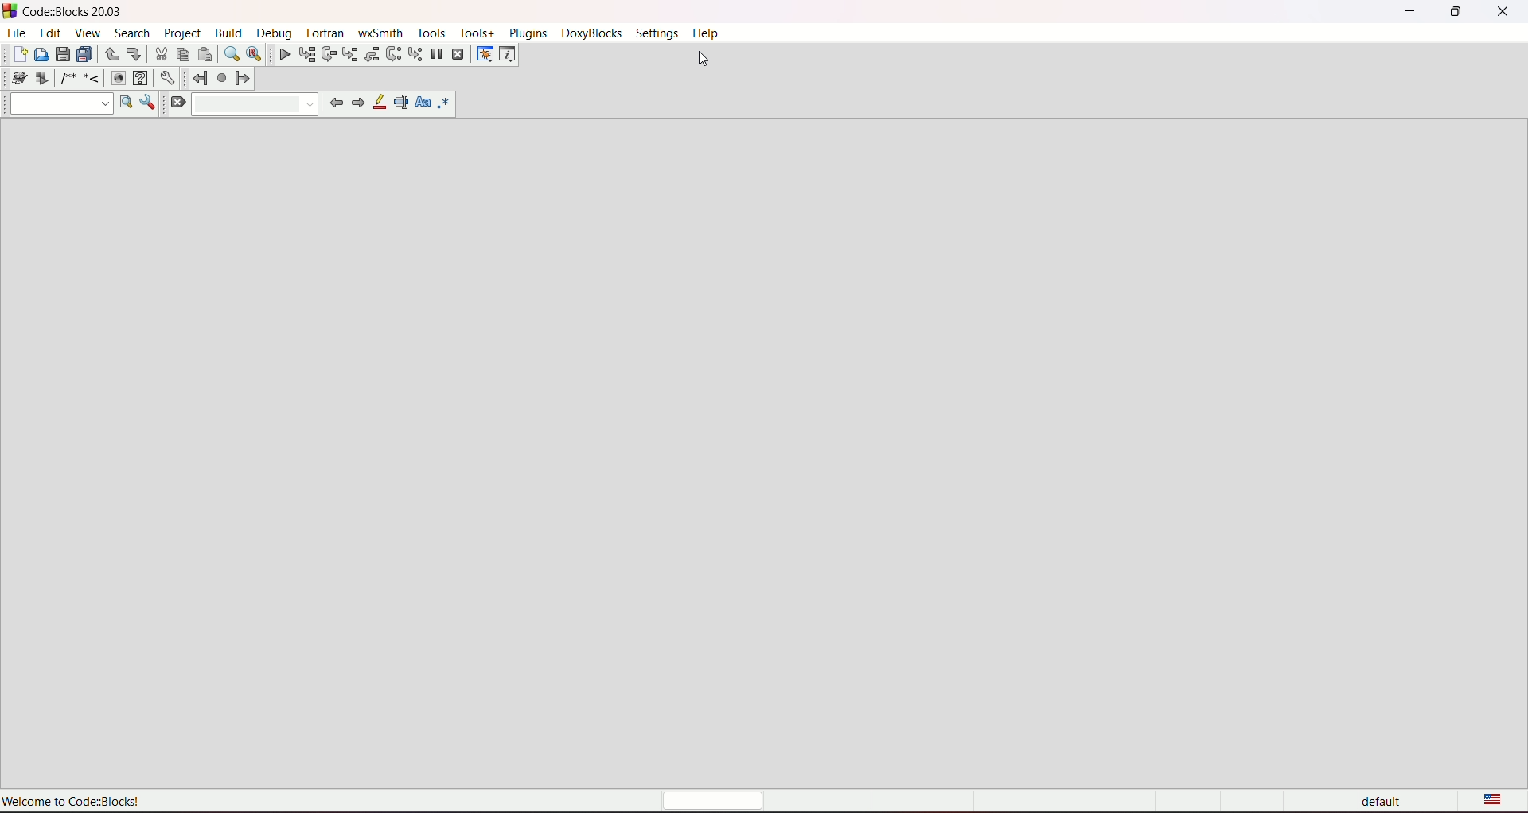 The height and width of the screenshot is (813, 1528). Describe the element at coordinates (162, 55) in the screenshot. I see `cut` at that location.